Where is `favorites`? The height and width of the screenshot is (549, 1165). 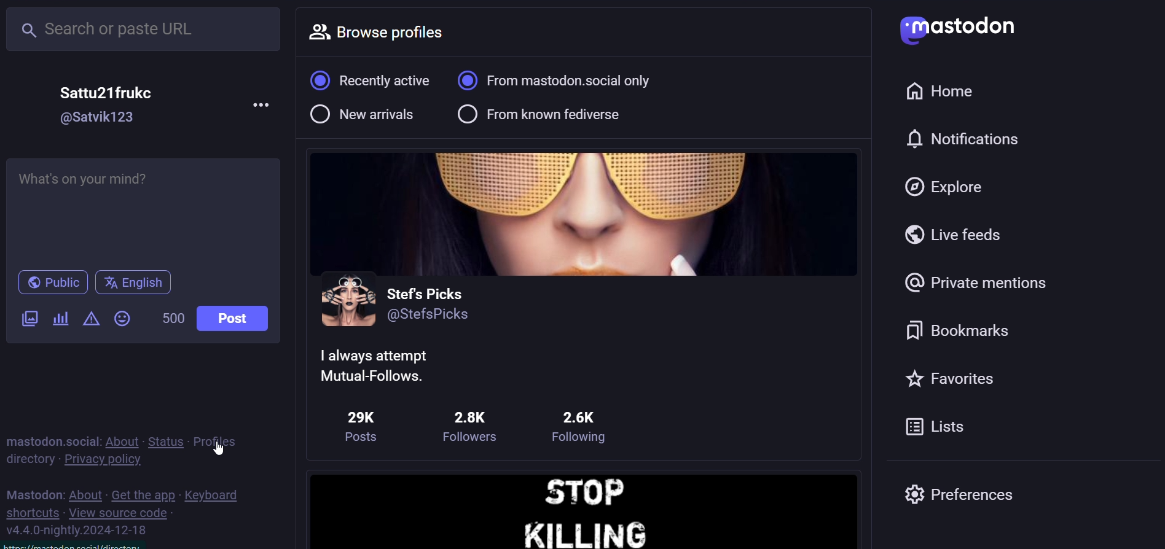
favorites is located at coordinates (960, 378).